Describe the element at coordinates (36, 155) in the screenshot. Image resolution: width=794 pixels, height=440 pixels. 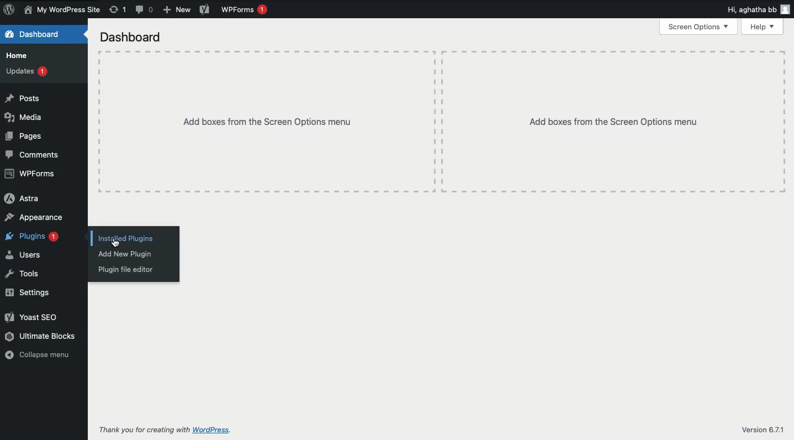
I see `Comments` at that location.